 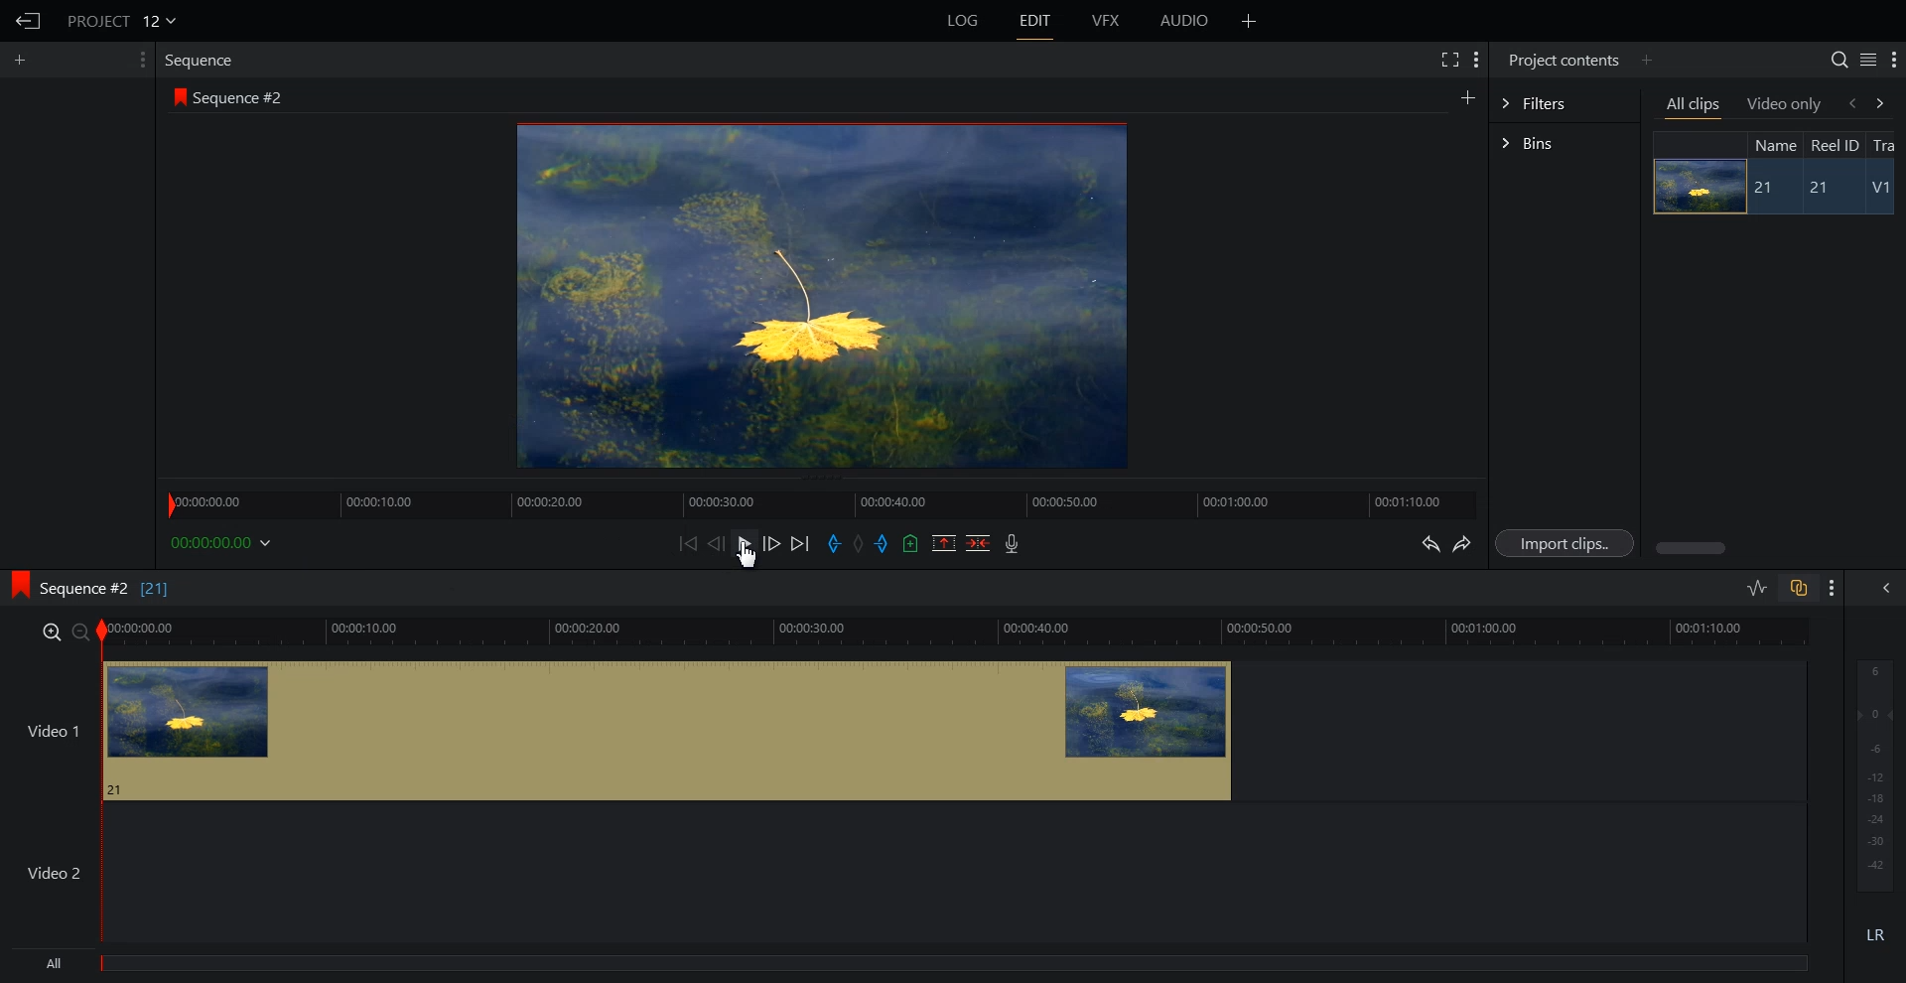 What do you see at coordinates (176, 96) in the screenshot?
I see `logo` at bounding box center [176, 96].